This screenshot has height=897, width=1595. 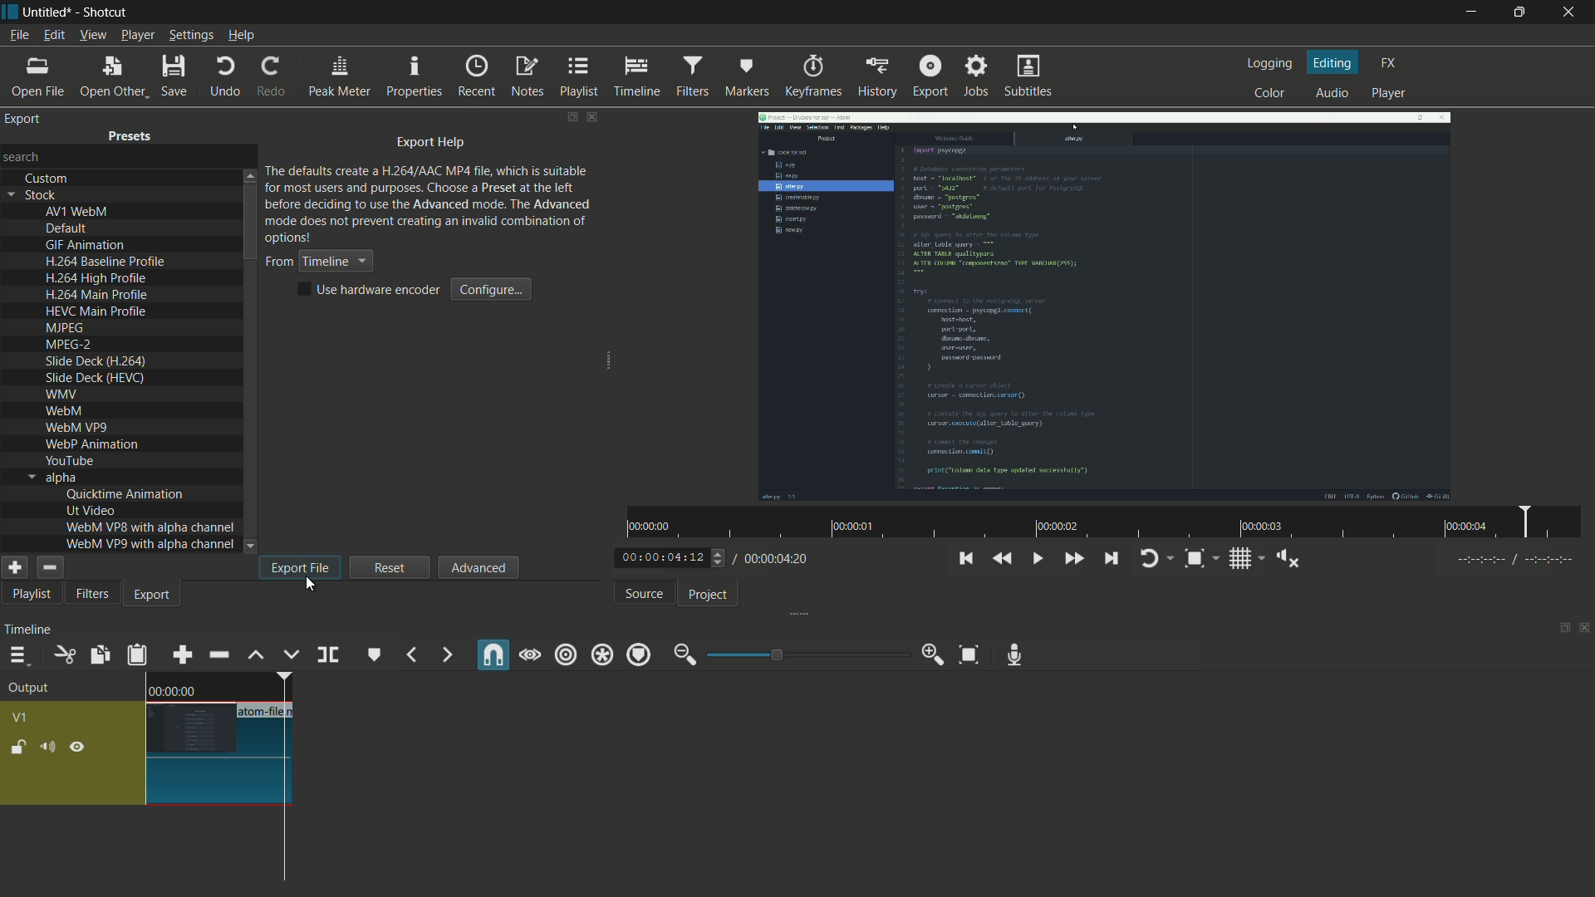 What do you see at coordinates (248, 174) in the screenshot?
I see `scroll up` at bounding box center [248, 174].